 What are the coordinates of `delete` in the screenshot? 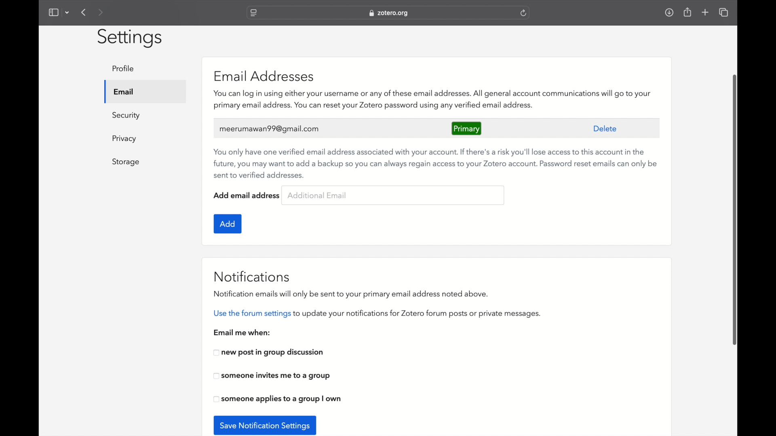 It's located at (605, 128).